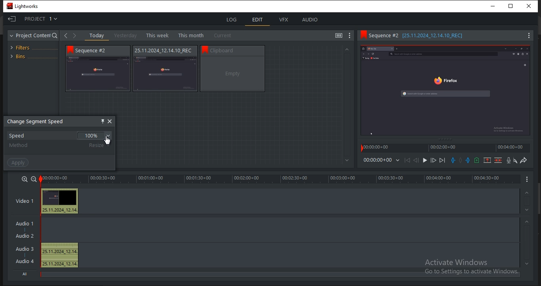  Describe the element at coordinates (406, 160) in the screenshot. I see `move backward` at that location.